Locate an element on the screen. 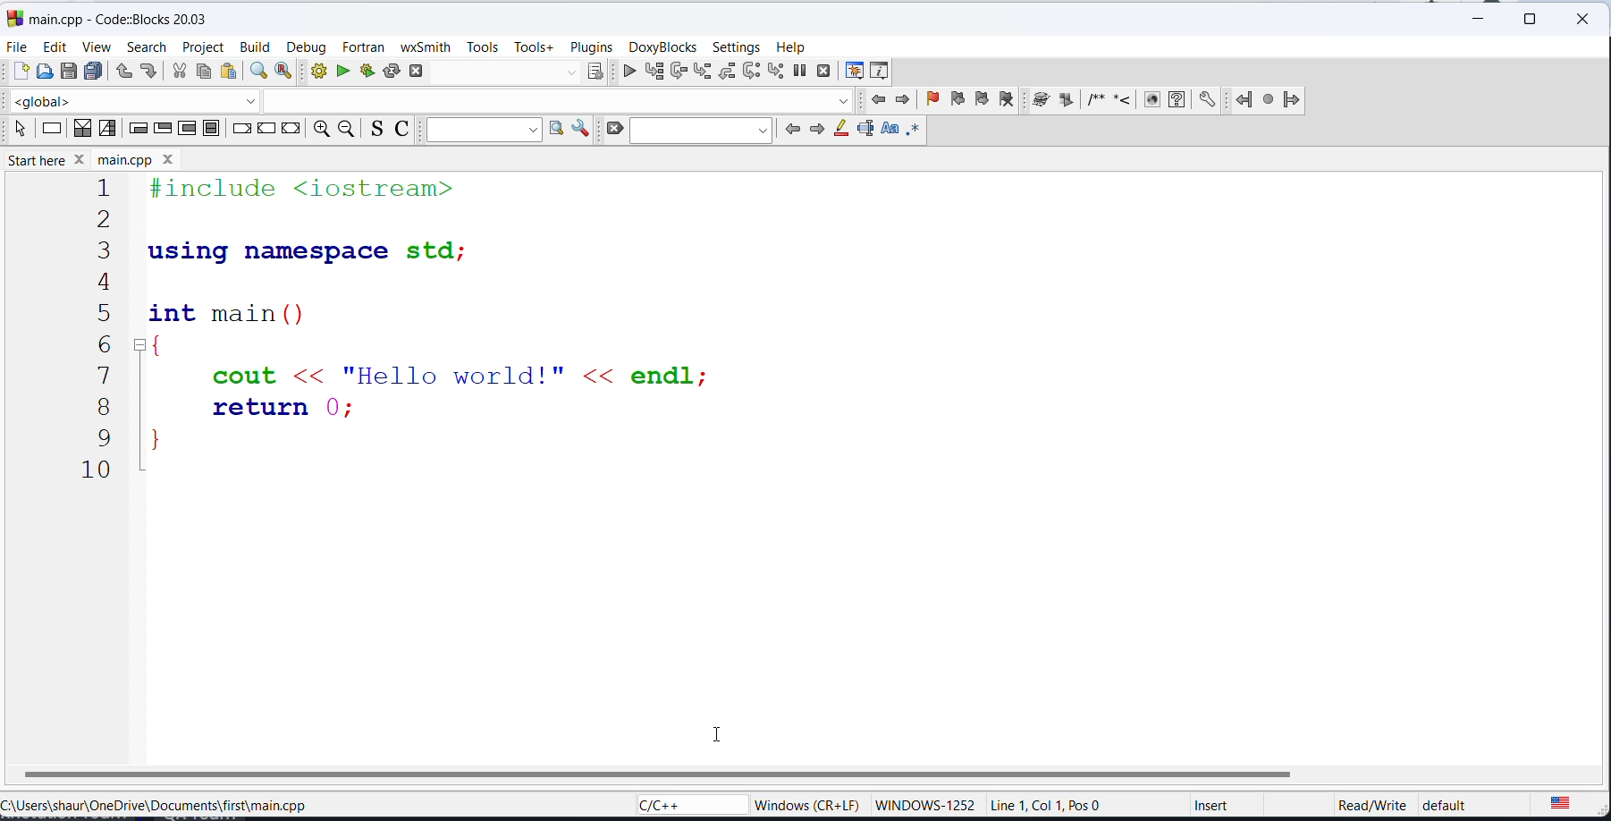  SAVE ALL is located at coordinates (93, 72).